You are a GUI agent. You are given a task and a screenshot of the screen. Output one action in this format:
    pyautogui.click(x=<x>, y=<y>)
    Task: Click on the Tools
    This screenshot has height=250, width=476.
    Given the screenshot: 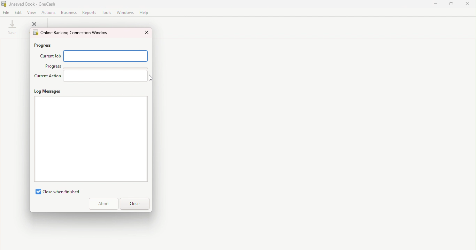 What is the action you would take?
    pyautogui.click(x=106, y=12)
    